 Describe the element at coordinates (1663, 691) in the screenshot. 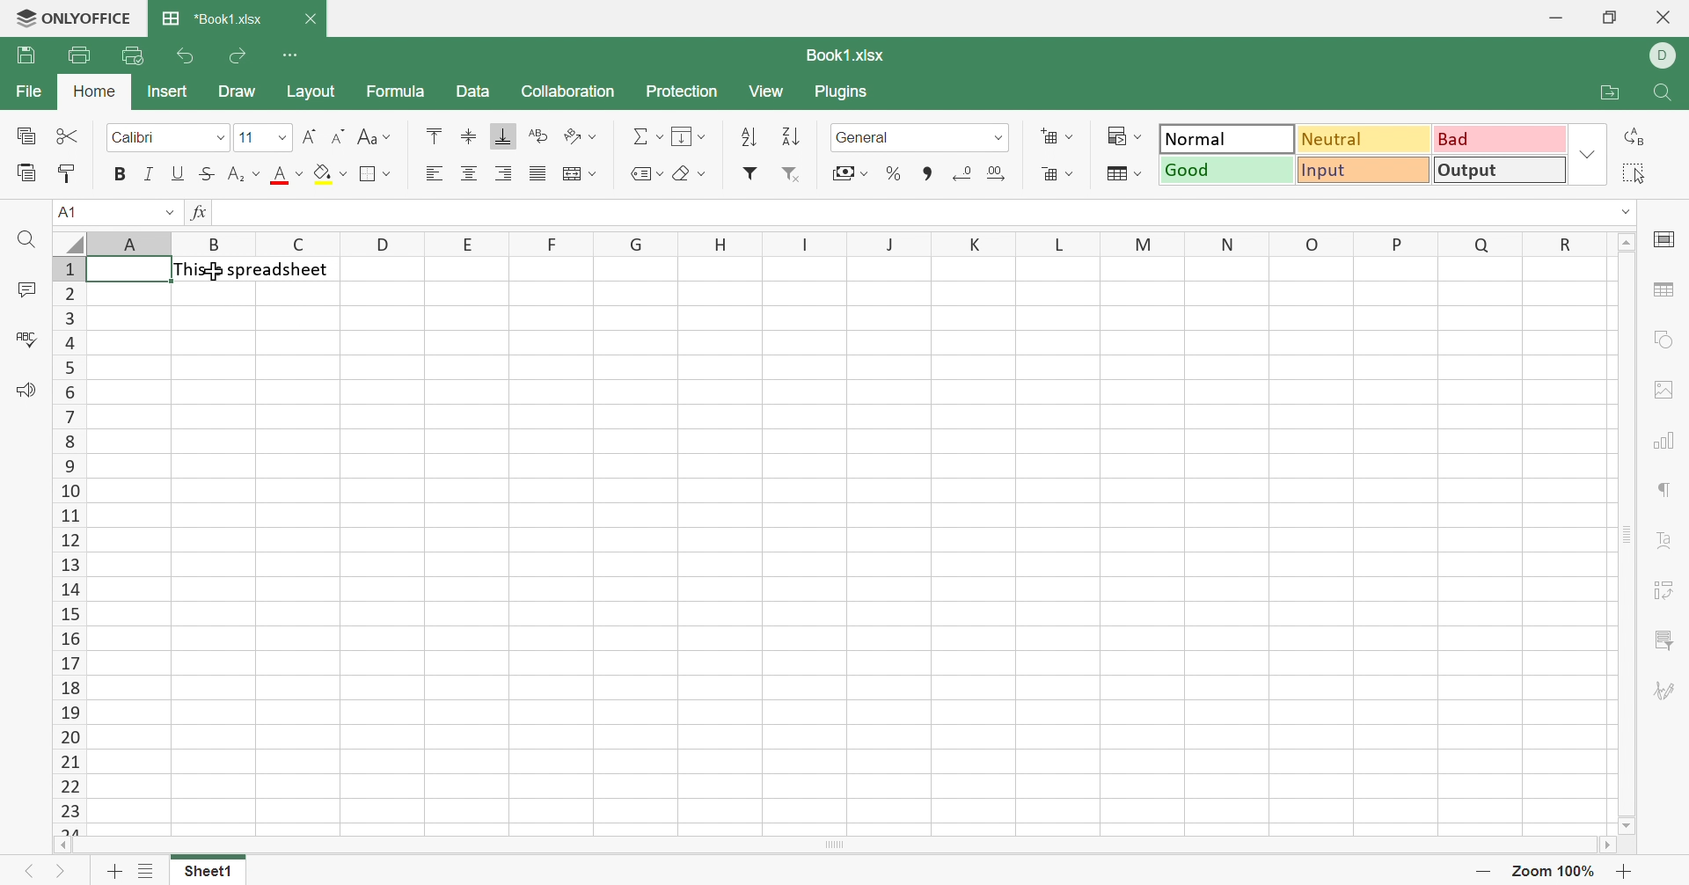

I see `Signature settings` at that location.